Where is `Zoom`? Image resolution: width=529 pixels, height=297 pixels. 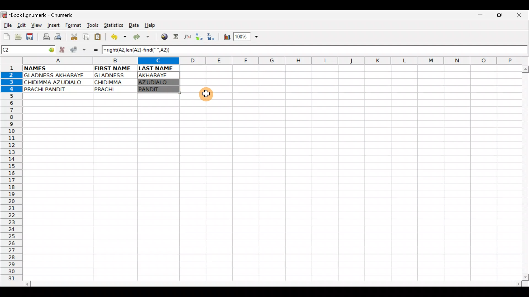
Zoom is located at coordinates (247, 37).